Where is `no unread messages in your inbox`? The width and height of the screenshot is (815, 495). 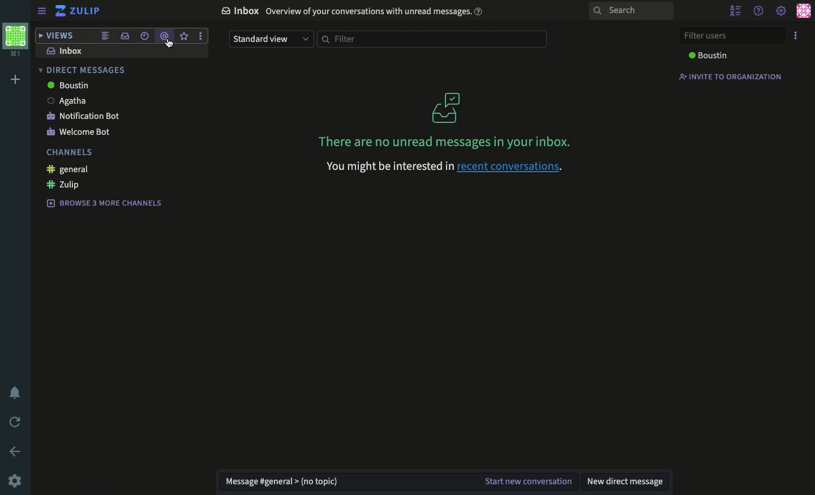
no unread messages in your inbox is located at coordinates (445, 142).